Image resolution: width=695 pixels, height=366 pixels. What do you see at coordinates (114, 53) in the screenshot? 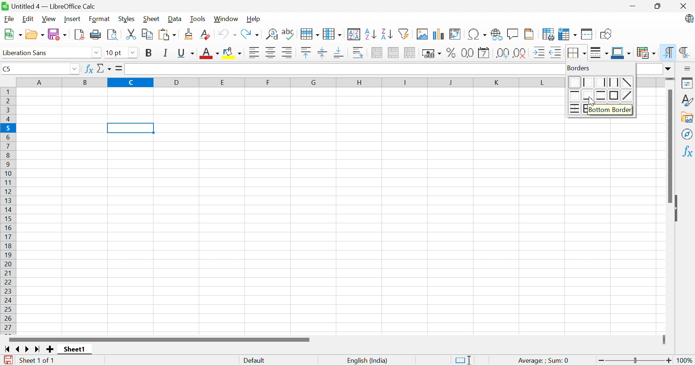
I see `Font size` at bounding box center [114, 53].